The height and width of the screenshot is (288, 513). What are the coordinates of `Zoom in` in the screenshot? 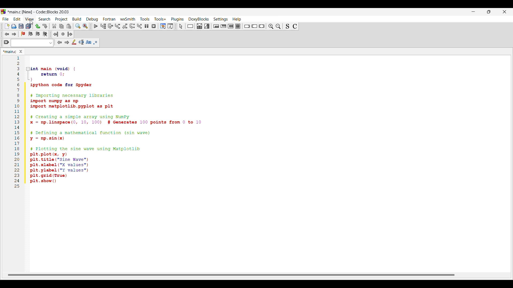 It's located at (271, 26).